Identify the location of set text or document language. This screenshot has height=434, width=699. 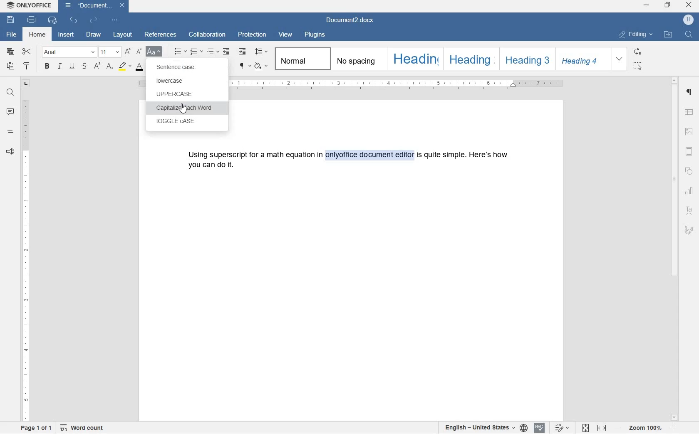
(486, 428).